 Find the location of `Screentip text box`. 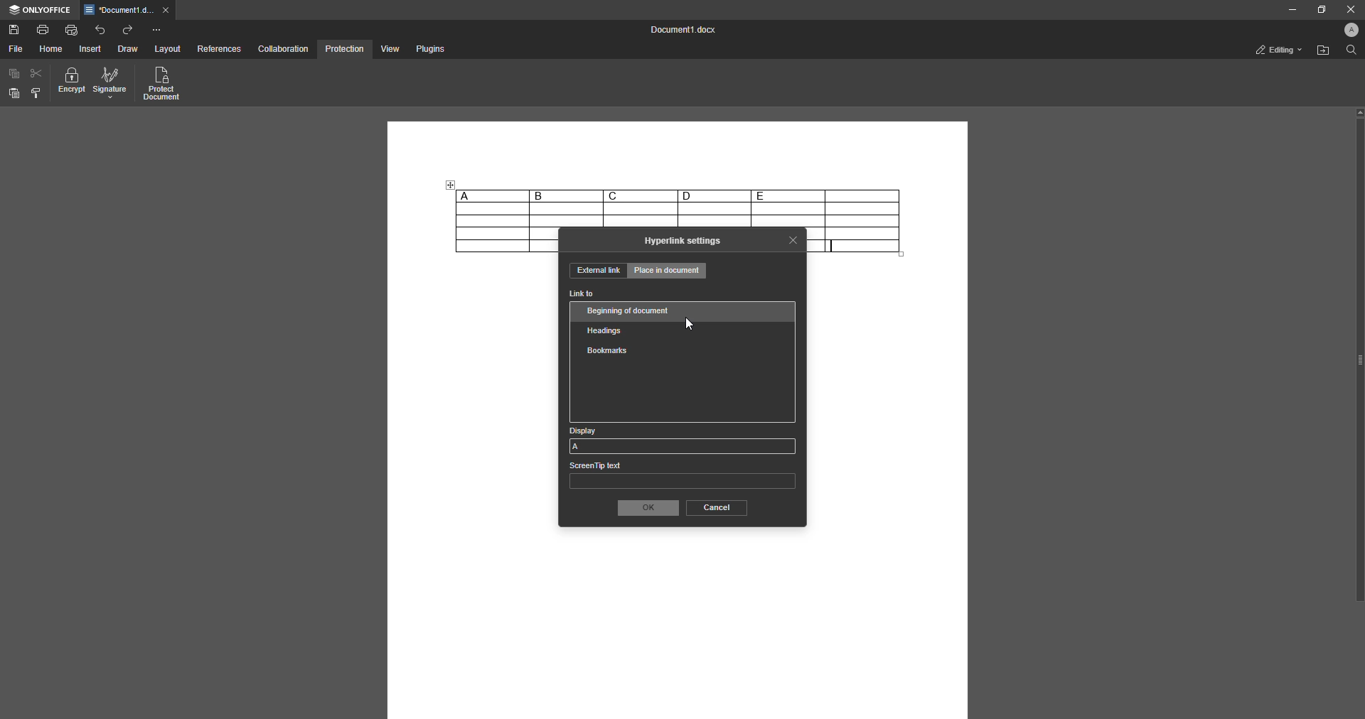

Screentip text box is located at coordinates (682, 478).